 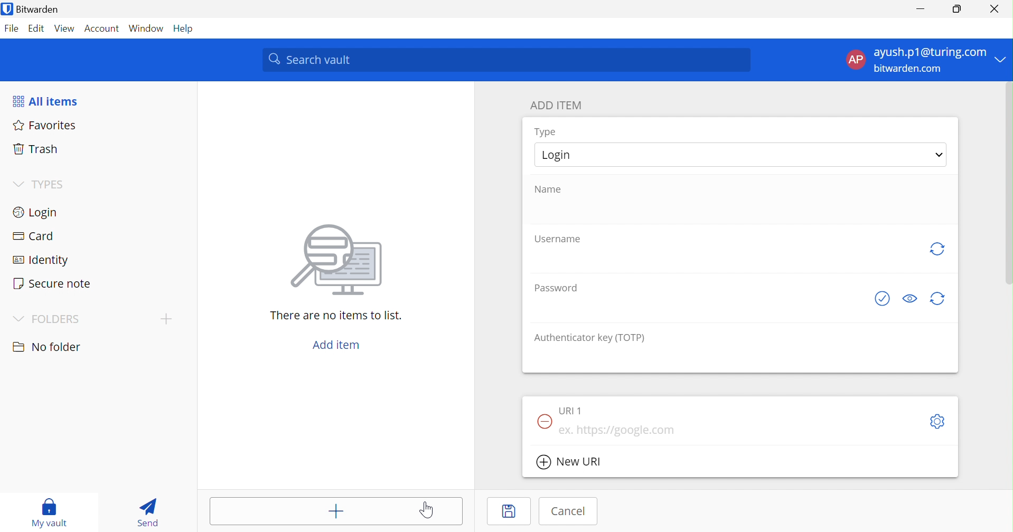 I want to click on AP, so click(x=855, y=59).